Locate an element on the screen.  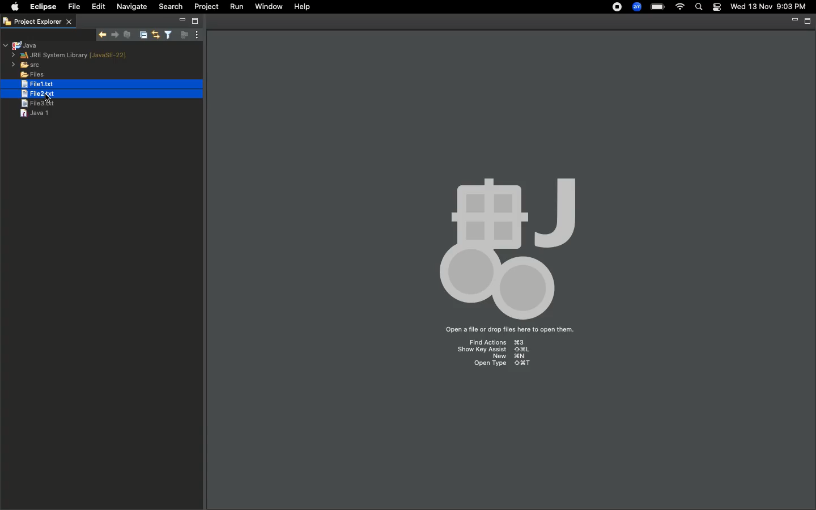
Open a file or drop files here is located at coordinates (508, 330).